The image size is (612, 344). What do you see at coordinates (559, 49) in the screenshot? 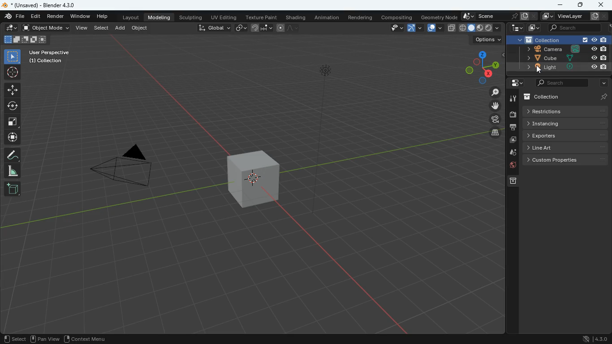
I see `camera` at bounding box center [559, 49].